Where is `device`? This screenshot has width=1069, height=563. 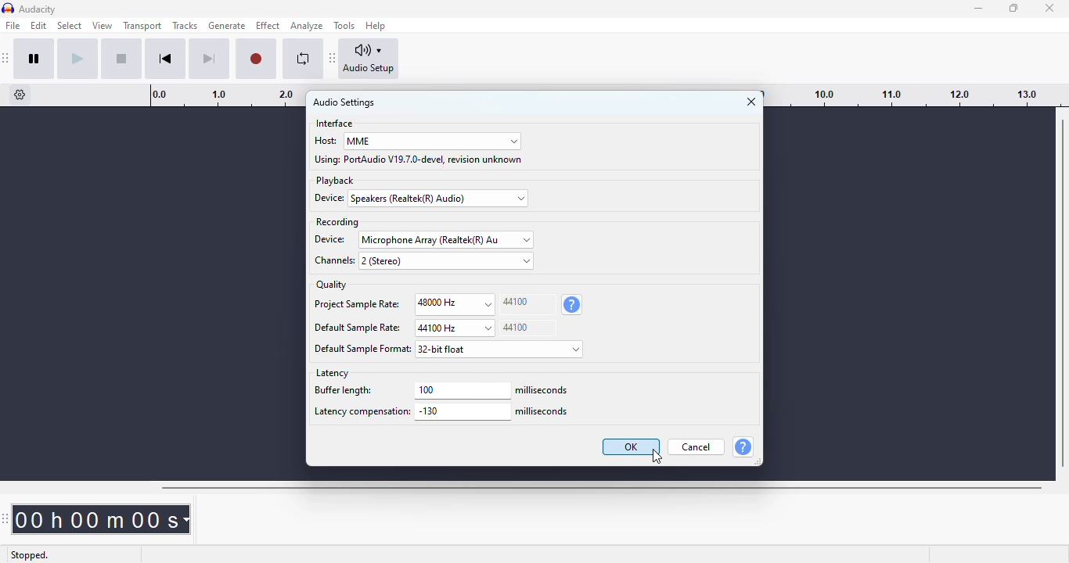
device is located at coordinates (332, 198).